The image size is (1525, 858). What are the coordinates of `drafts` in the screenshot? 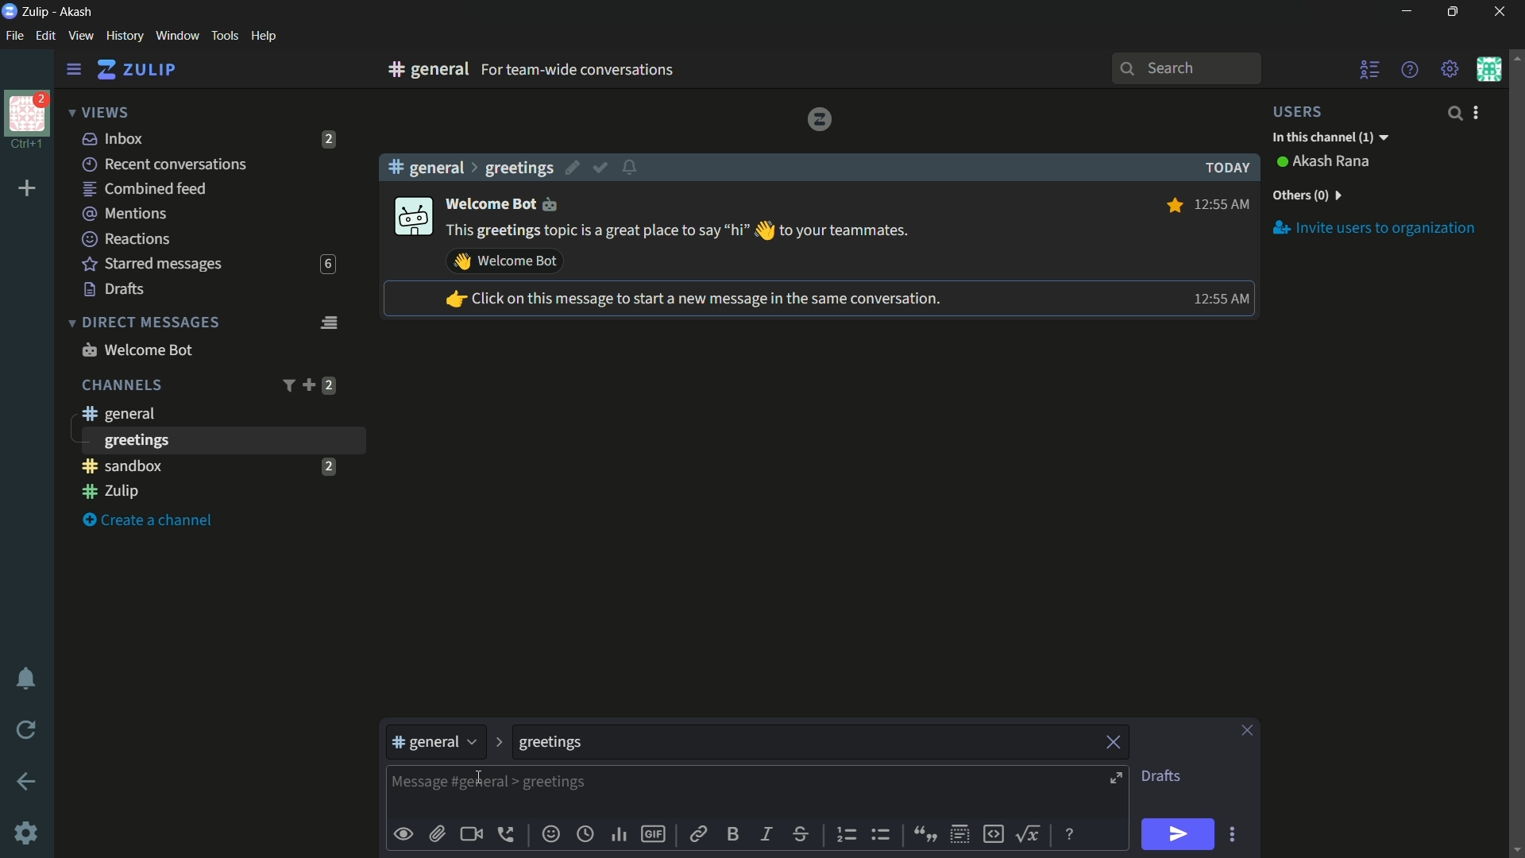 It's located at (114, 289).